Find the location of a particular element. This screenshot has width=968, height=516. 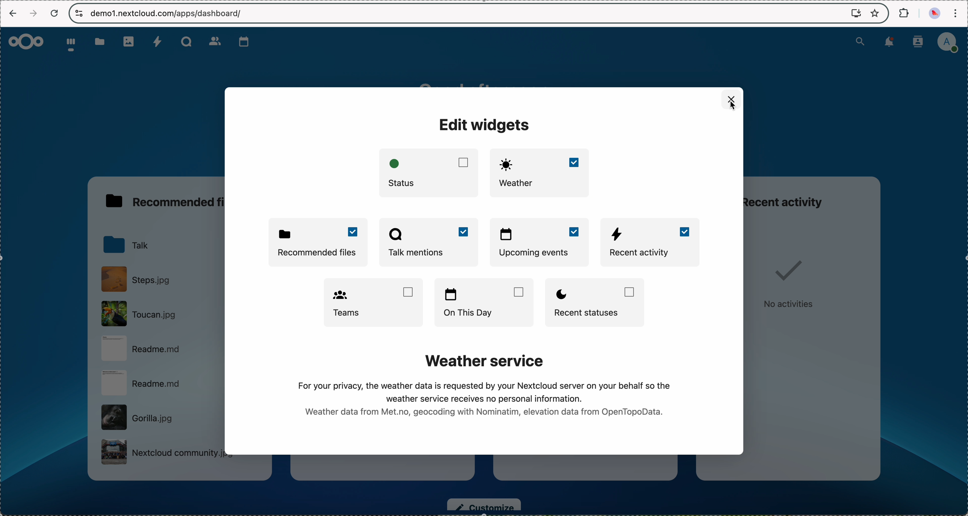

navigate foward is located at coordinates (35, 13).